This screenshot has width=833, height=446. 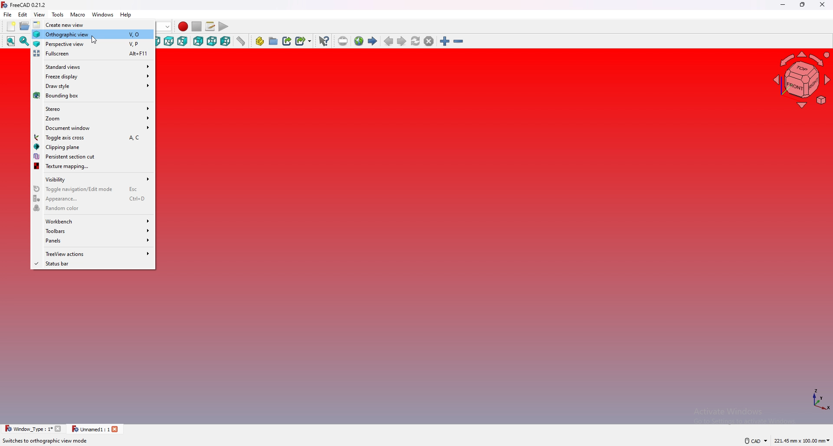 I want to click on execute macros, so click(x=224, y=27).